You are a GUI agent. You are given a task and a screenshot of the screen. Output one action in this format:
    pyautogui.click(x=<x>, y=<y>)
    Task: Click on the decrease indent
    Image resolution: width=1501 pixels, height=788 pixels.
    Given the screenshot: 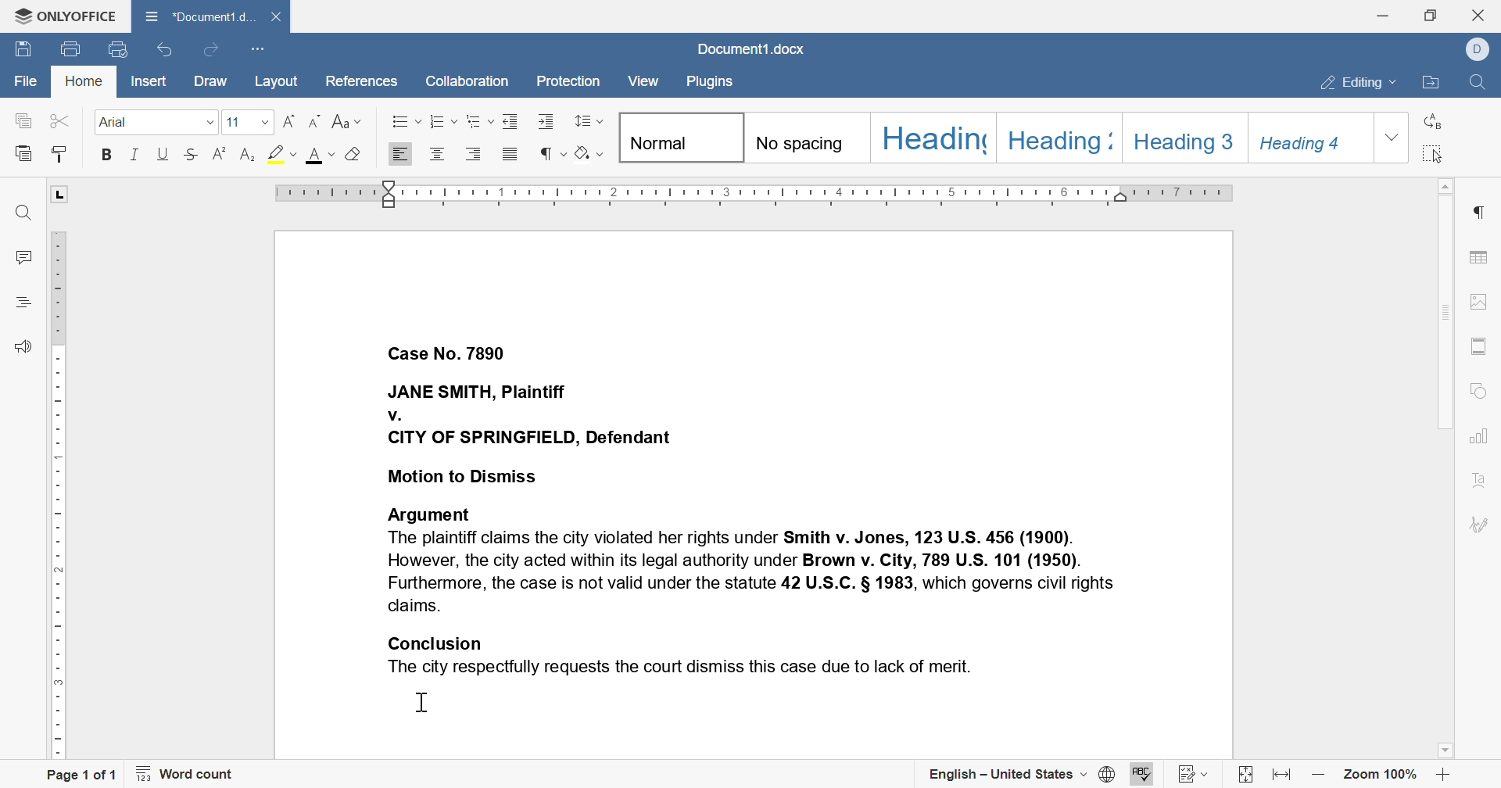 What is the action you would take?
    pyautogui.click(x=514, y=120)
    